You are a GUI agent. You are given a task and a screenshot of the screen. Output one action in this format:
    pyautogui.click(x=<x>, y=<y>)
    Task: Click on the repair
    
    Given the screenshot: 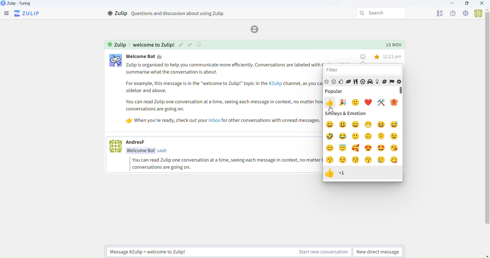 What is the action you would take?
    pyautogui.click(x=382, y=102)
    